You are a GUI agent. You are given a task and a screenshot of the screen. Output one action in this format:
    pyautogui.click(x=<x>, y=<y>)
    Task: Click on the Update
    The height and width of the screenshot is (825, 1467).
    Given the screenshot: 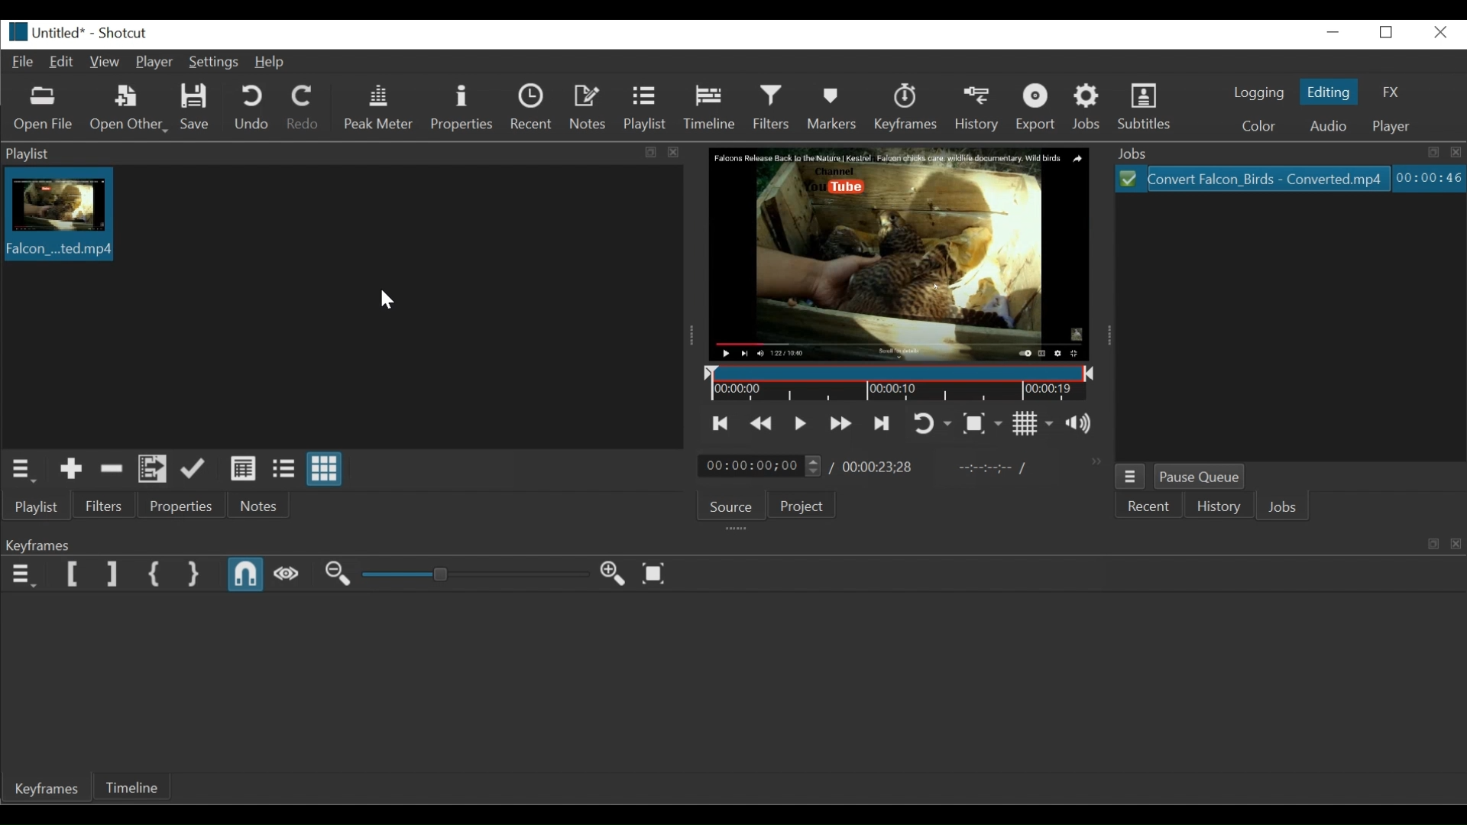 What is the action you would take?
    pyautogui.click(x=195, y=467)
    